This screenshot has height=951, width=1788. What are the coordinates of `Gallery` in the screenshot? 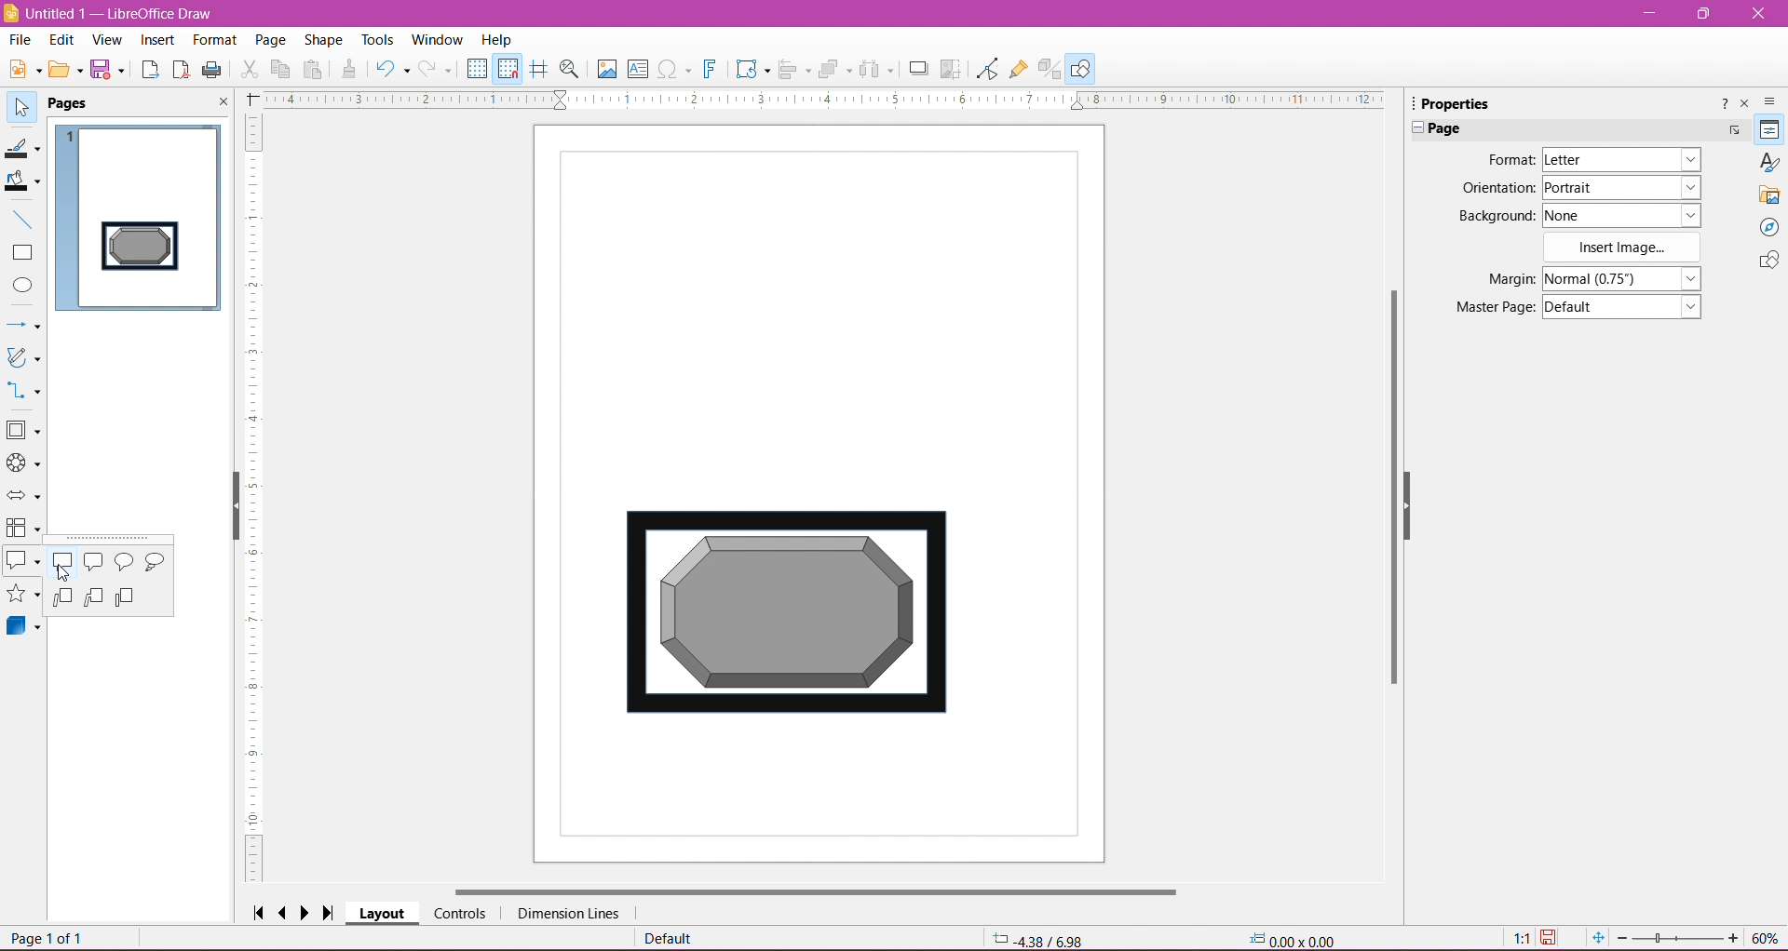 It's located at (1769, 195).